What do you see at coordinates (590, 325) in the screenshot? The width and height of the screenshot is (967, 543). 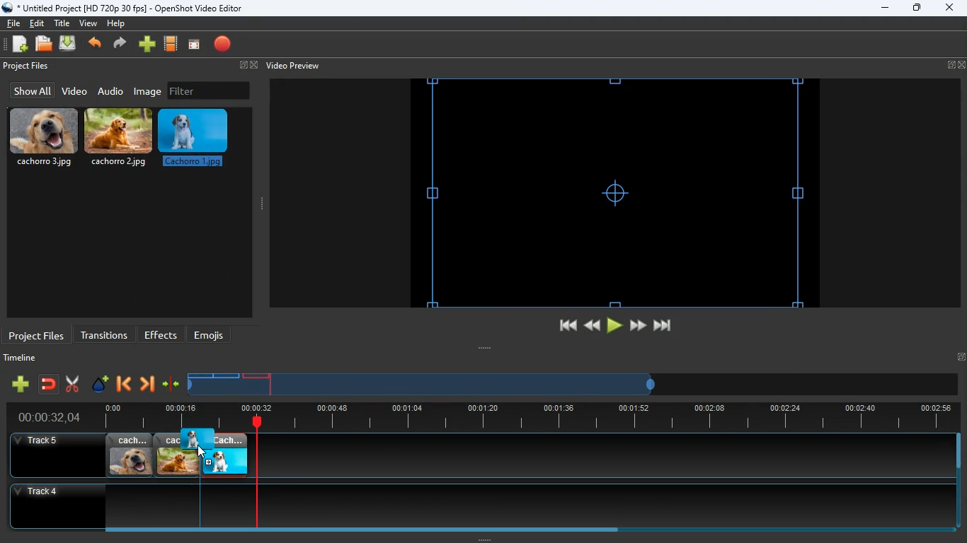 I see `back` at bounding box center [590, 325].